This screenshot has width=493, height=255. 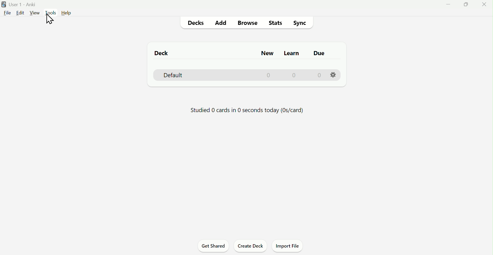 What do you see at coordinates (276, 23) in the screenshot?
I see `Stats` at bounding box center [276, 23].